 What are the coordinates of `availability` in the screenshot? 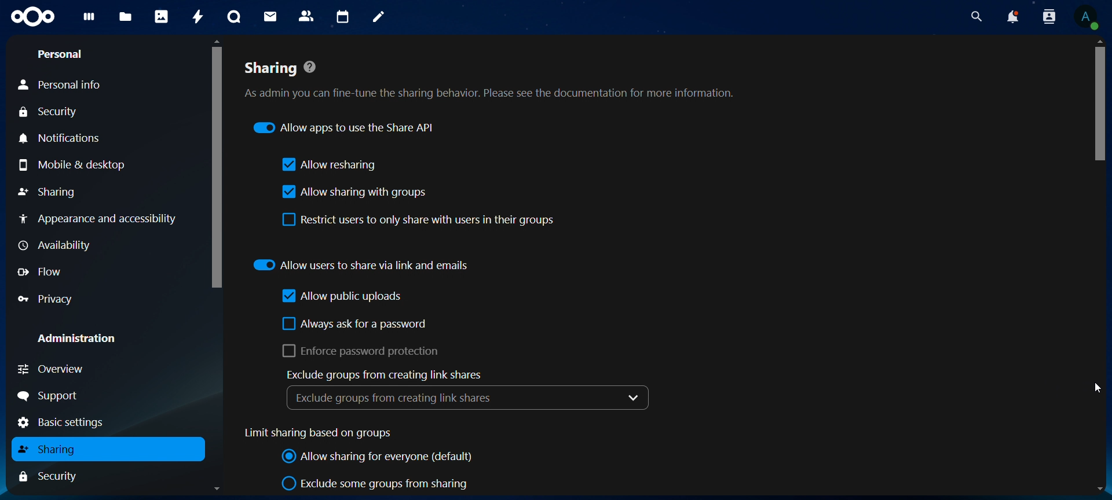 It's located at (56, 245).